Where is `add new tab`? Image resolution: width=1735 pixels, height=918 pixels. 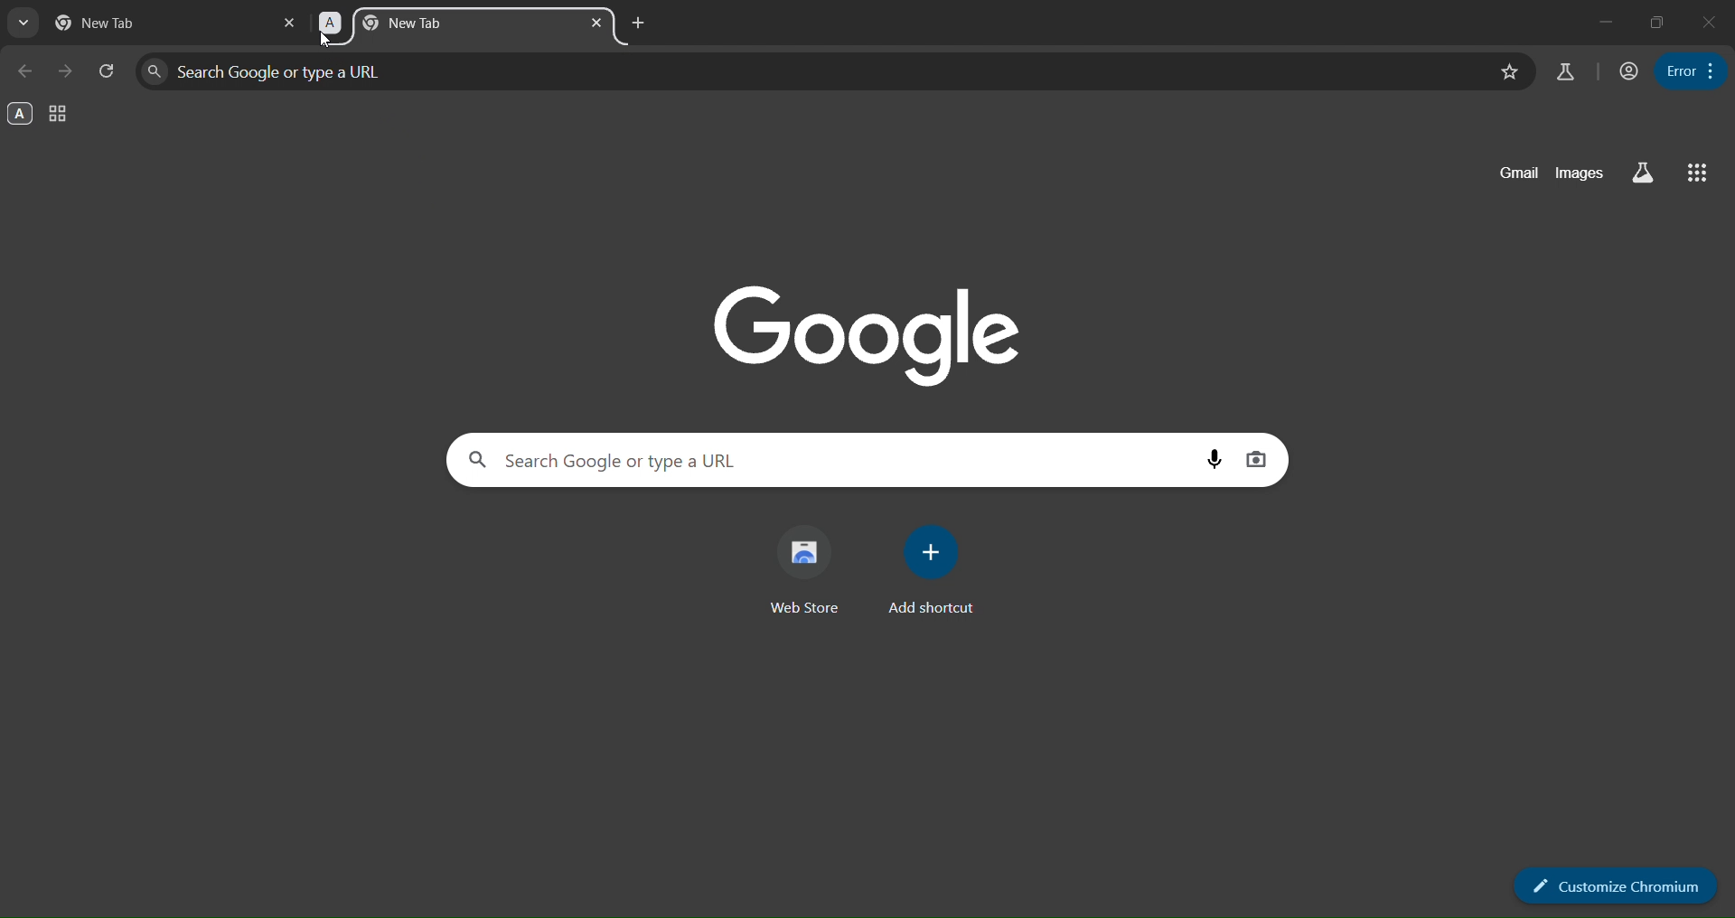
add new tab is located at coordinates (636, 22).